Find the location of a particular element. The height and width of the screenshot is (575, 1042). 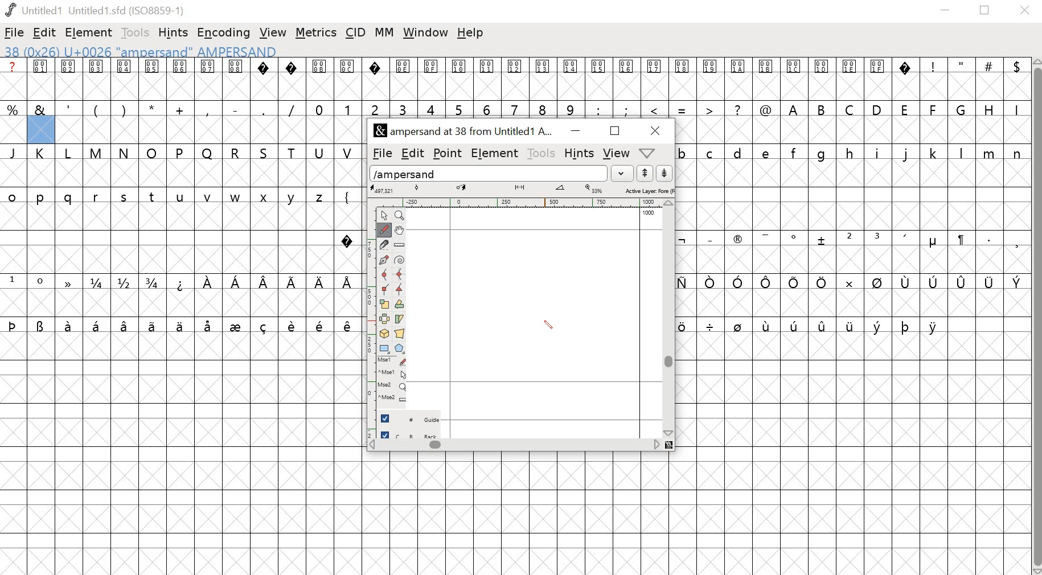

% is located at coordinates (14, 109).